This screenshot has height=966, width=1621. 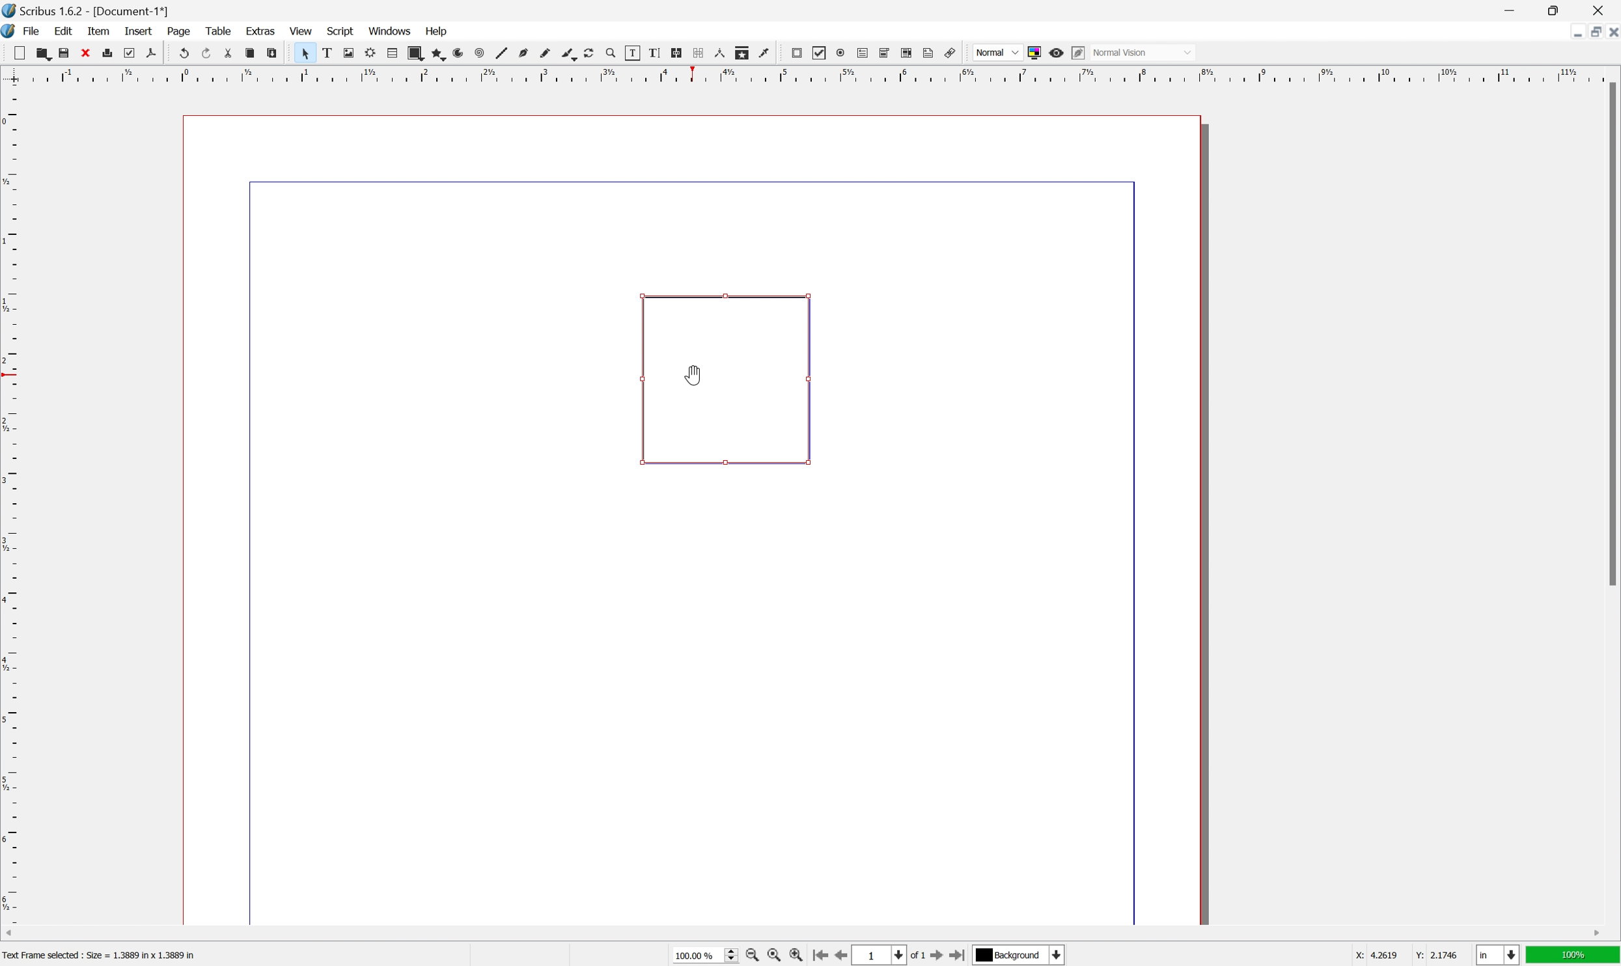 I want to click on link text frames, so click(x=677, y=53).